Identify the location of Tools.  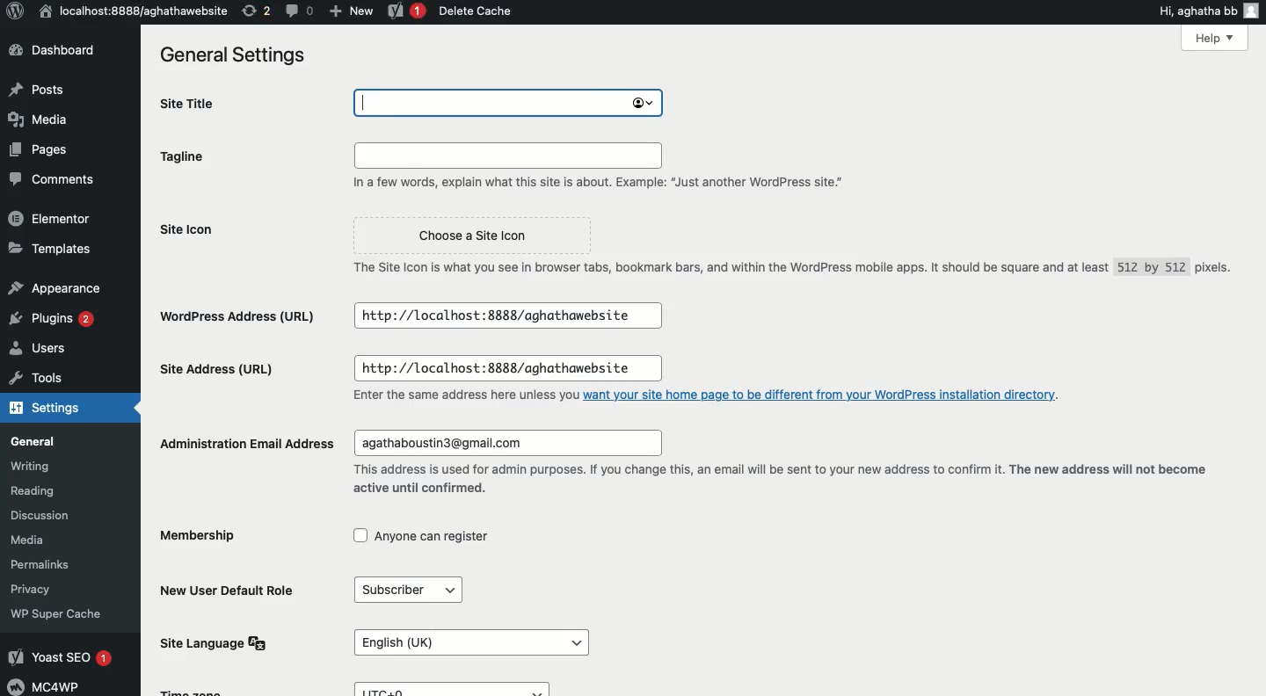
(36, 377).